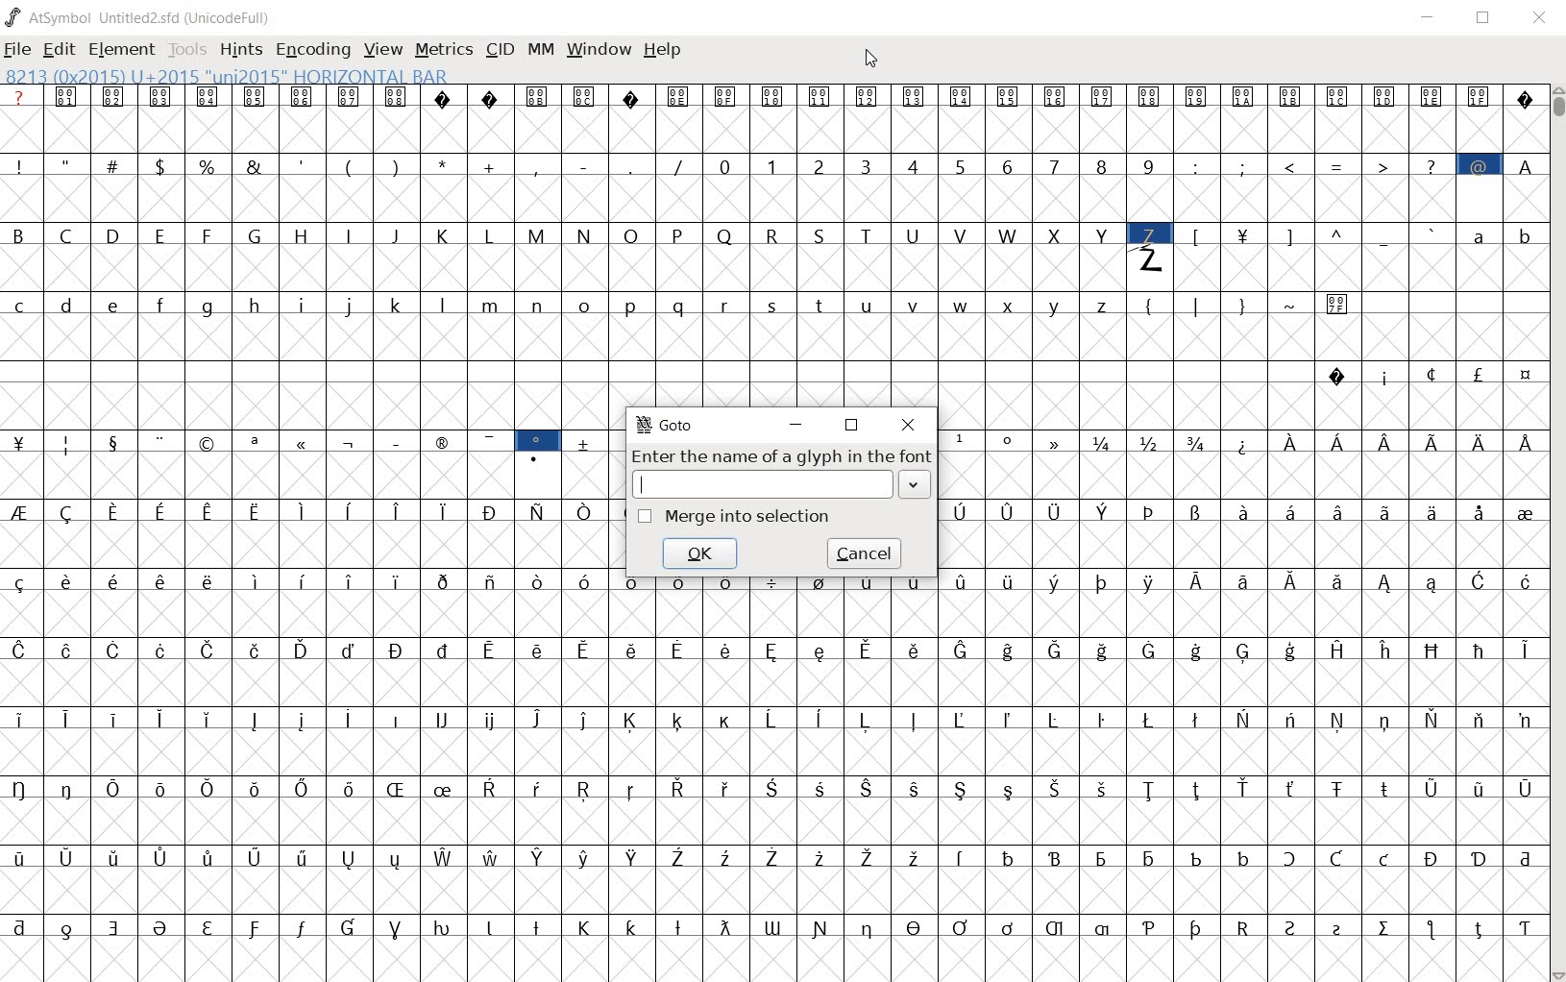 The height and width of the screenshot is (982, 1566). I want to click on AtSymbol  Untitled2.sfd (UnicodeFull), so click(139, 17).